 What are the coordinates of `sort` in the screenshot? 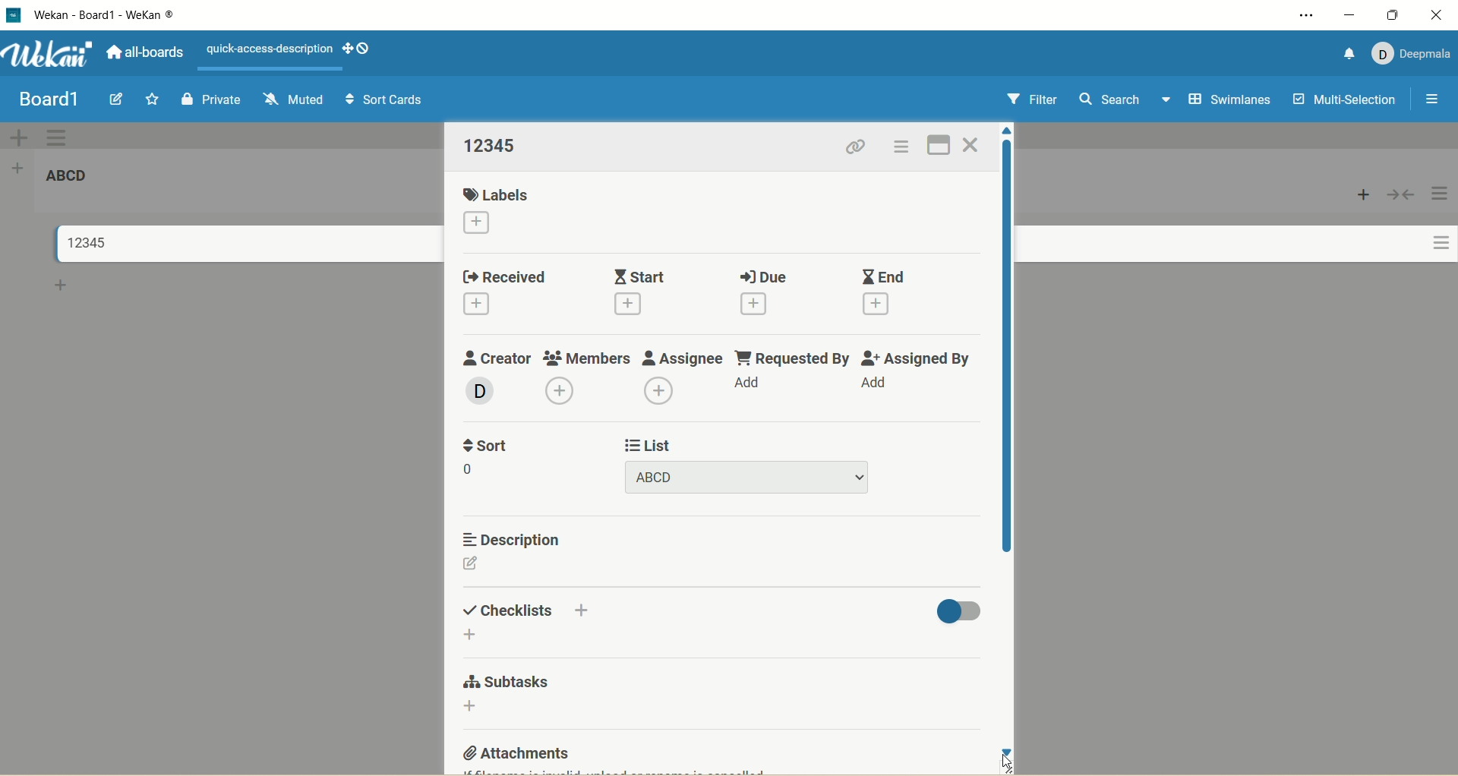 It's located at (488, 446).